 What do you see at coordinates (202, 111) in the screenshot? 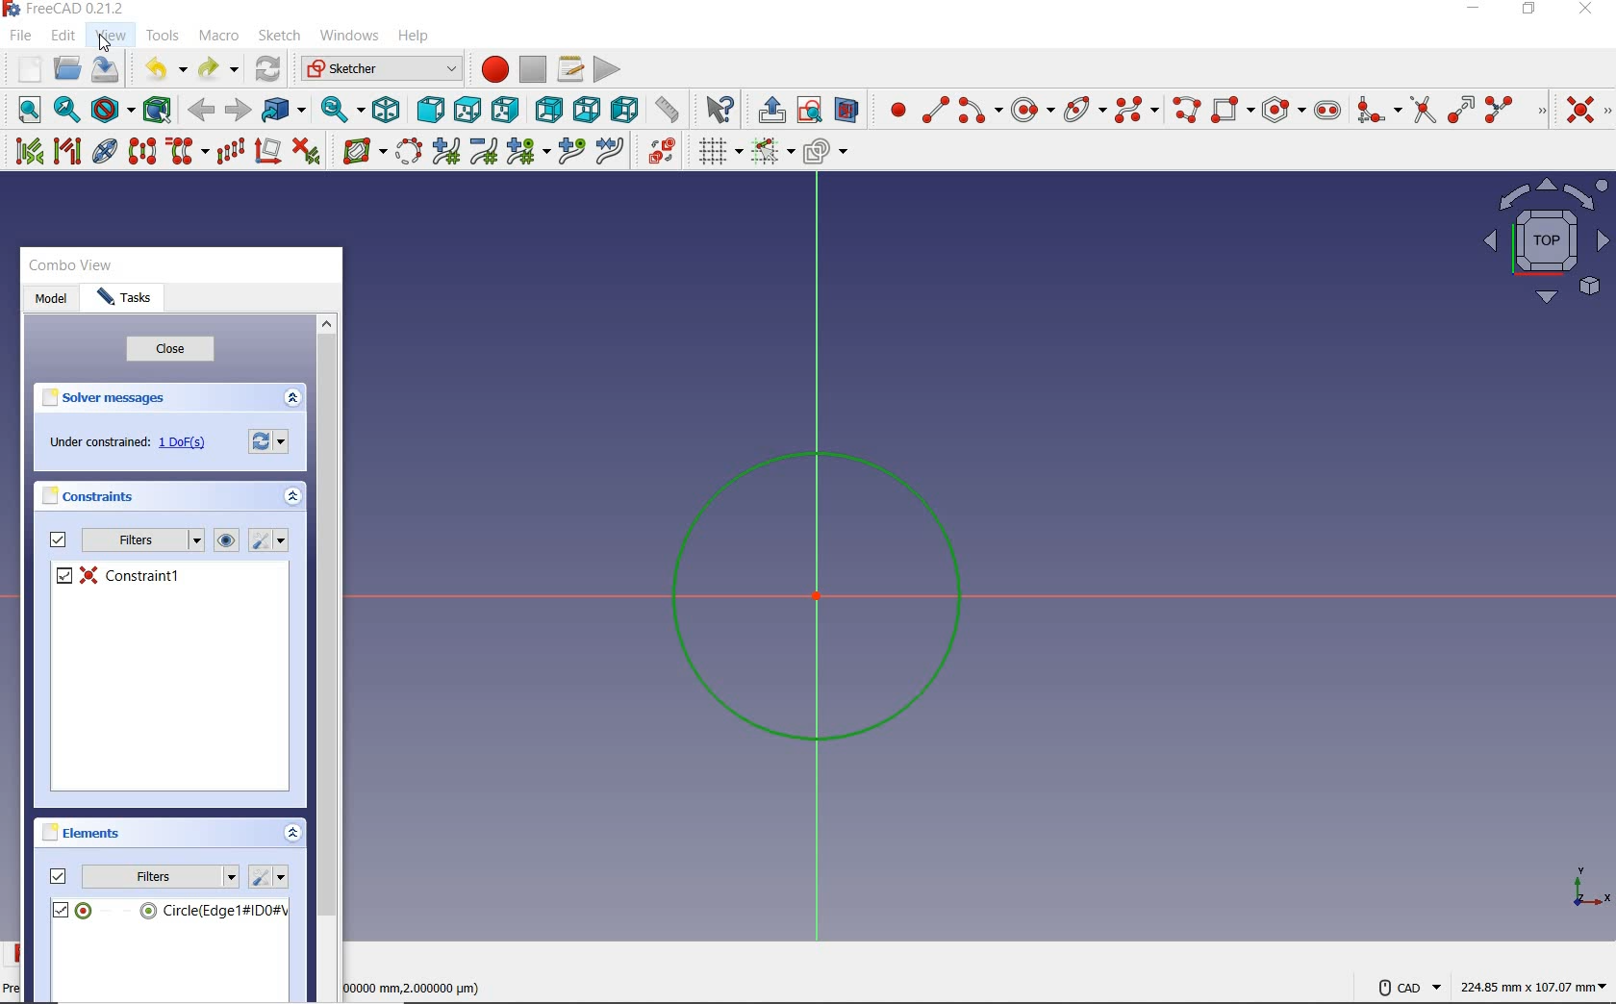
I see `backward` at bounding box center [202, 111].